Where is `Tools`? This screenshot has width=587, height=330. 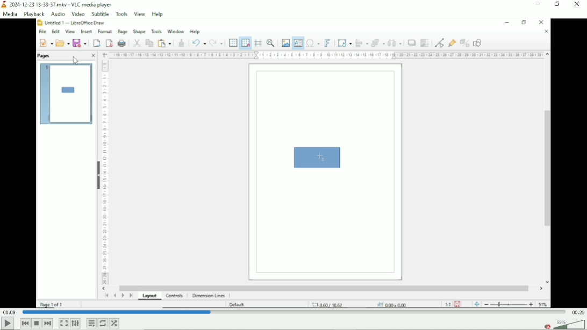 Tools is located at coordinates (121, 13).